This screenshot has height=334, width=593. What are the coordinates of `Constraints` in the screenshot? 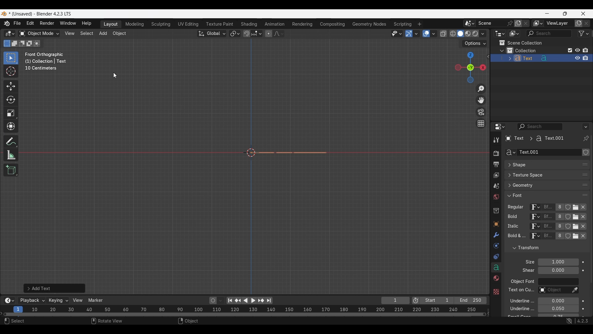 It's located at (496, 257).